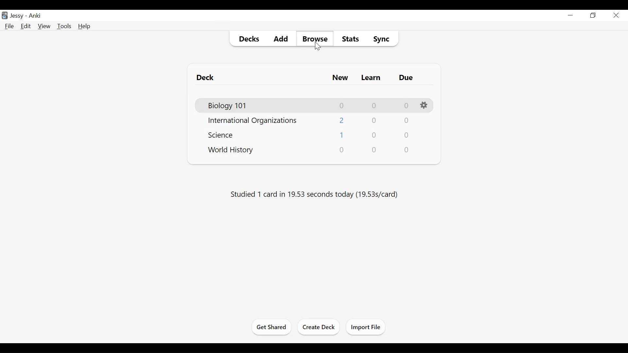 Image resolution: width=628 pixels, height=353 pixels. I want to click on Learn Card Count, so click(374, 120).